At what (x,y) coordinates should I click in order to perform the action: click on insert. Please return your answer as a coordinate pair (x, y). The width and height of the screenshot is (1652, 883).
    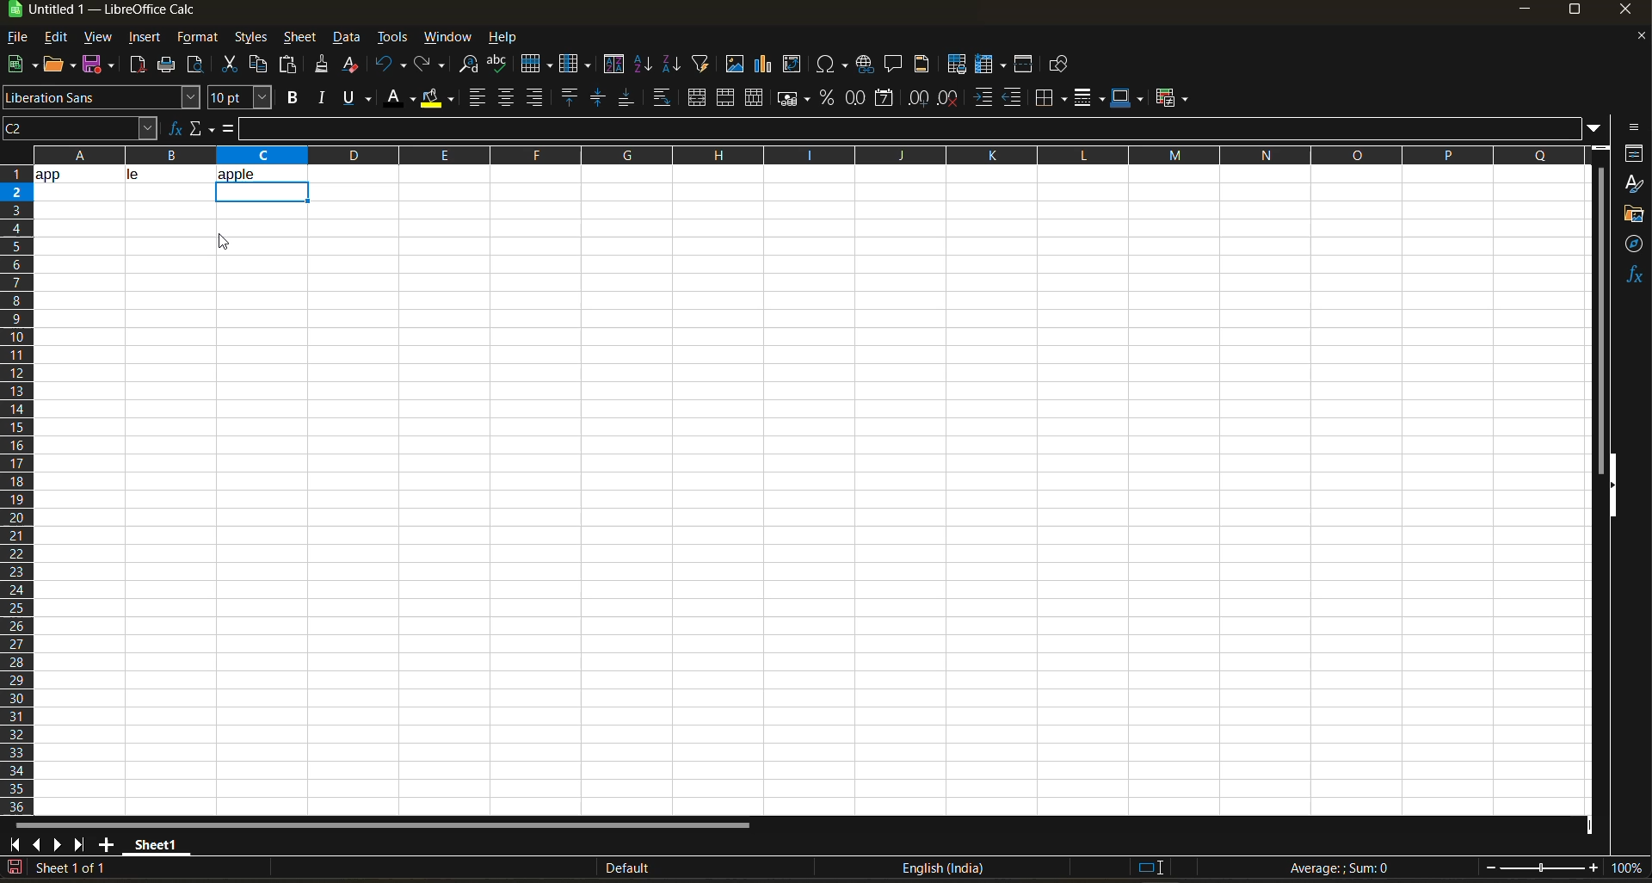
    Looking at the image, I should click on (144, 38).